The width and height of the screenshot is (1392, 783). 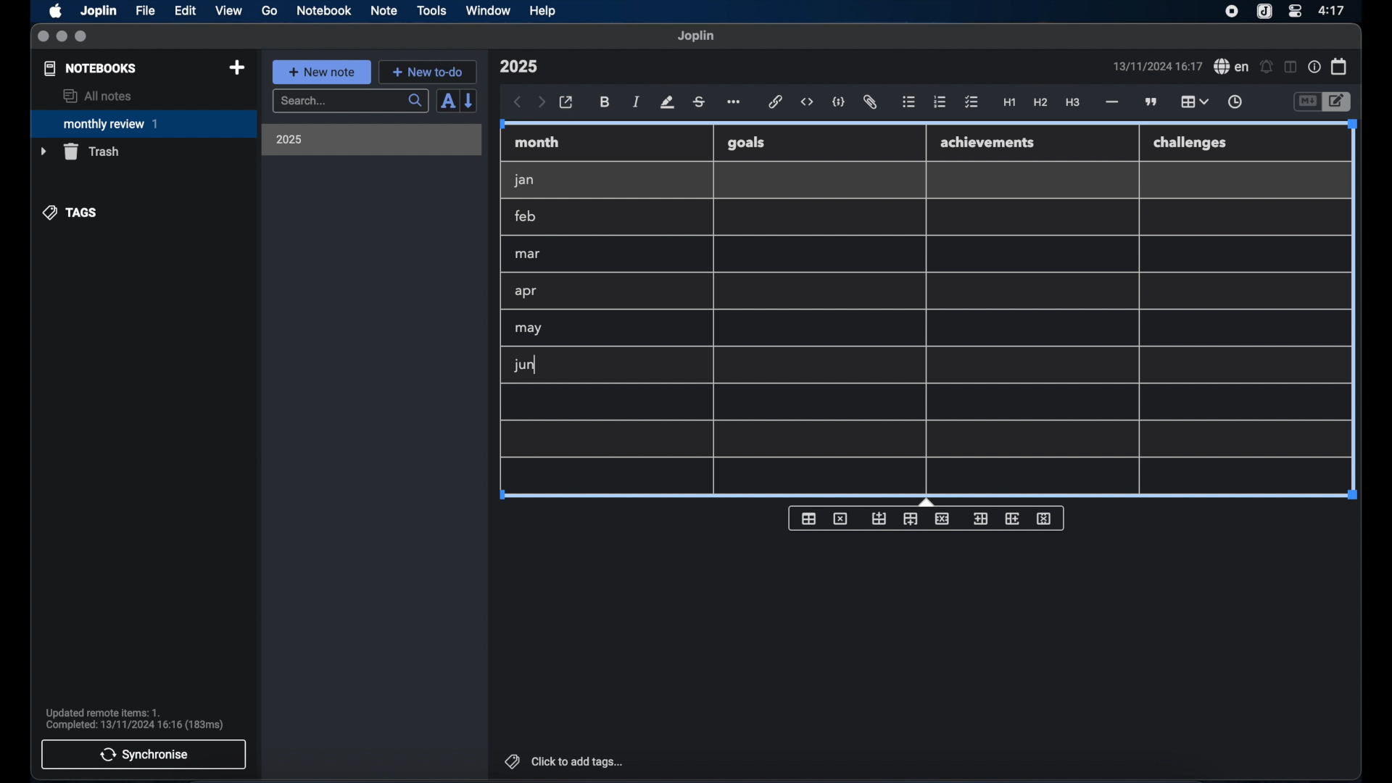 What do you see at coordinates (1339, 102) in the screenshot?
I see `toggle editor` at bounding box center [1339, 102].